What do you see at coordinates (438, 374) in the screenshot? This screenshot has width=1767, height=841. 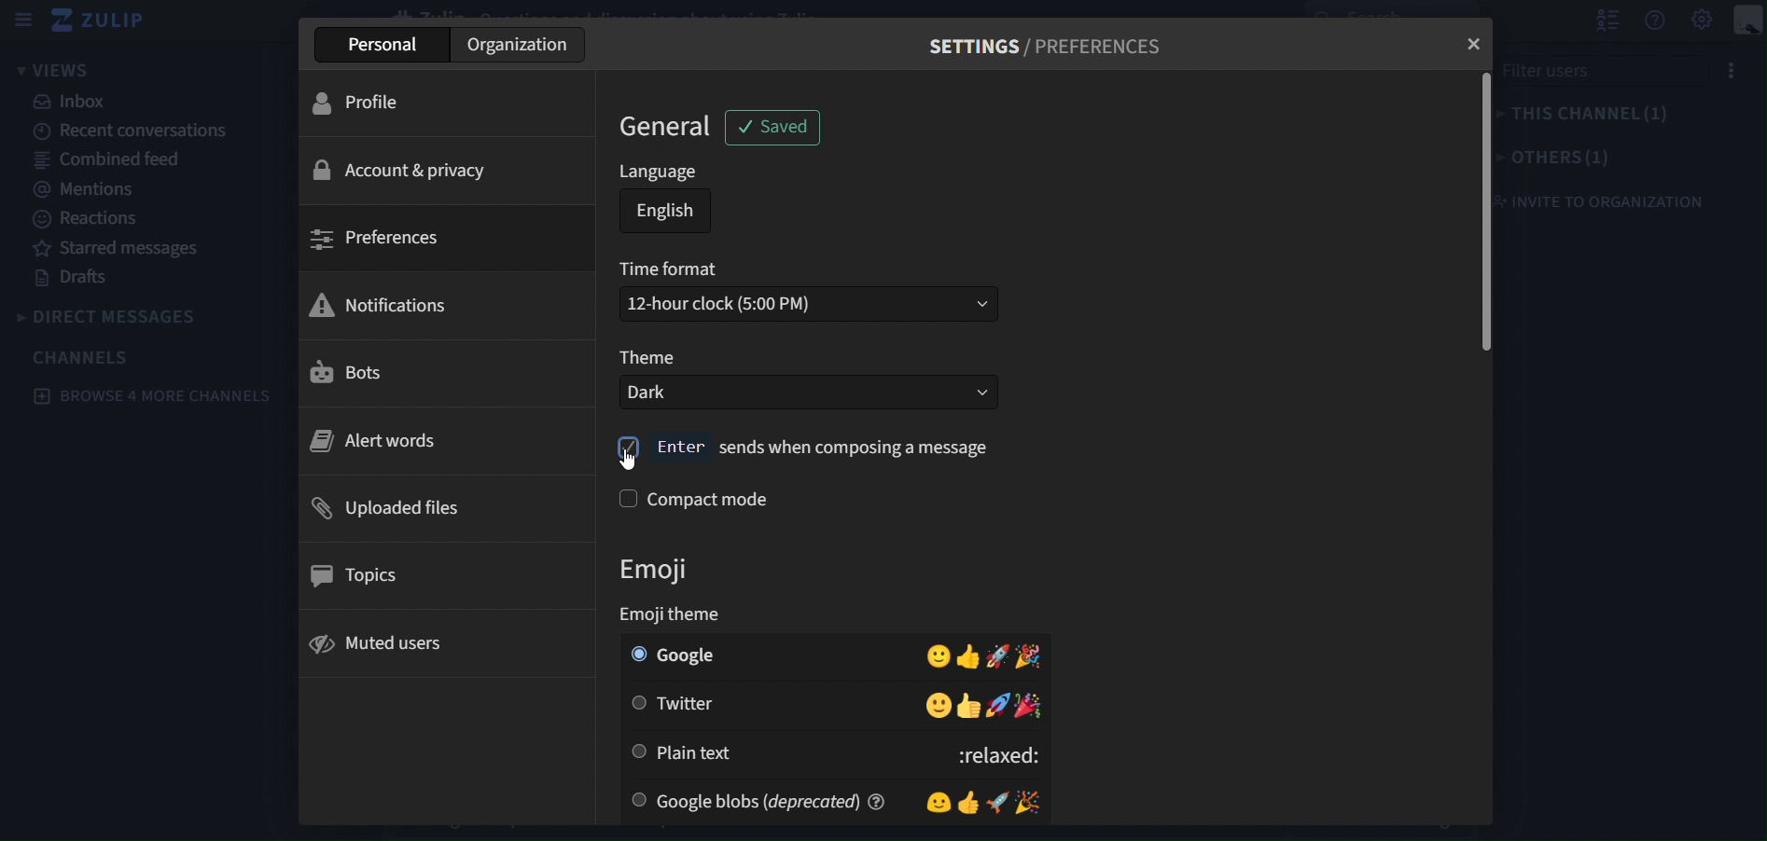 I see `bots` at bounding box center [438, 374].